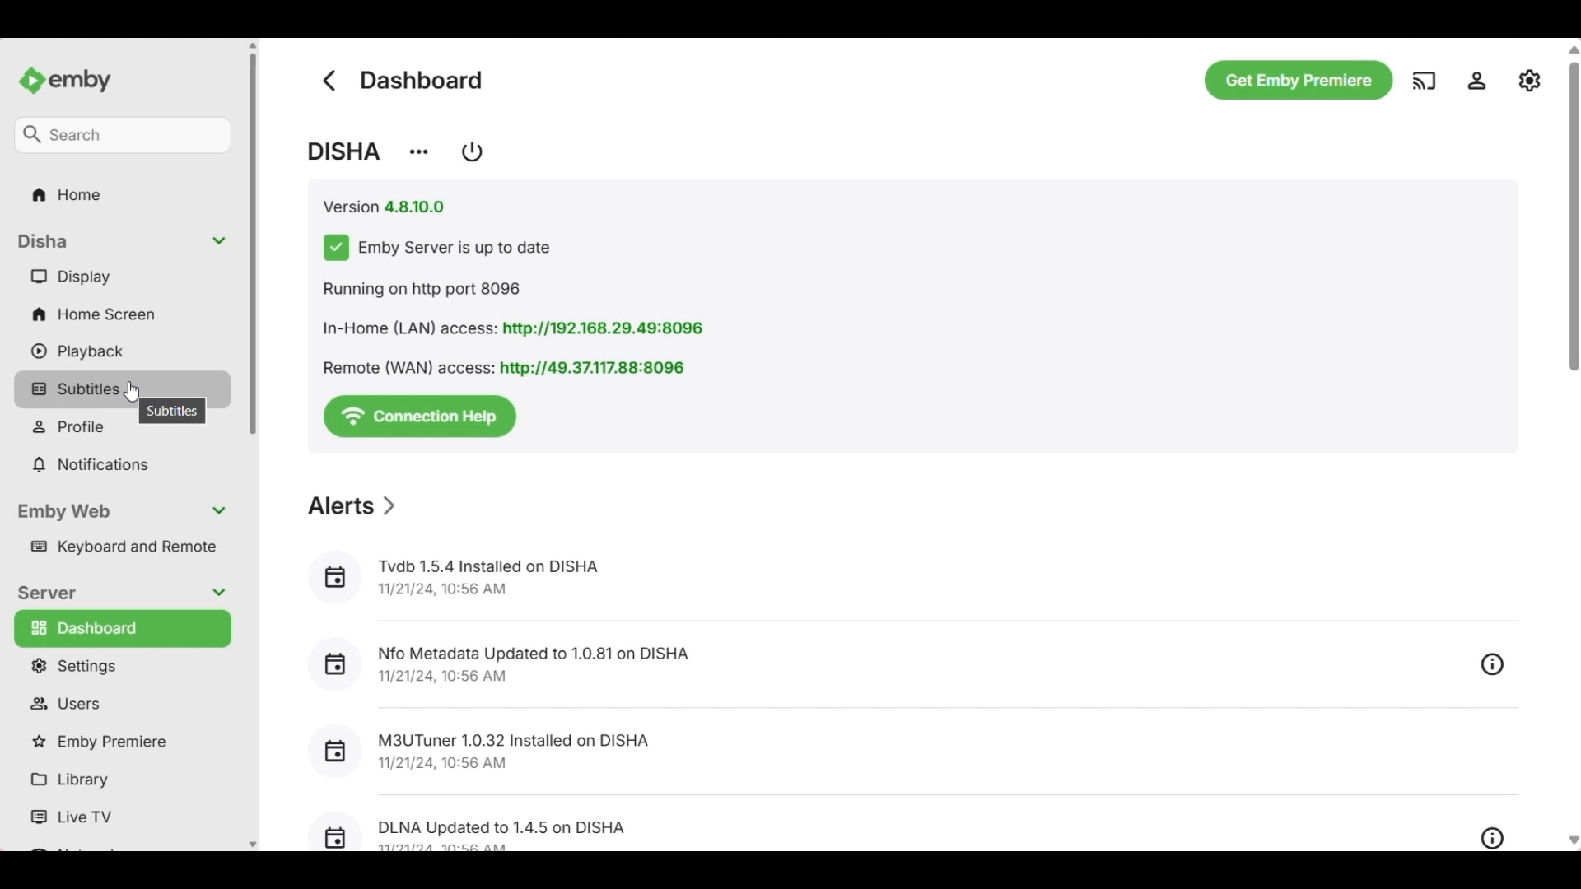 The image size is (1581, 889). I want to click on Software version, so click(384, 207).